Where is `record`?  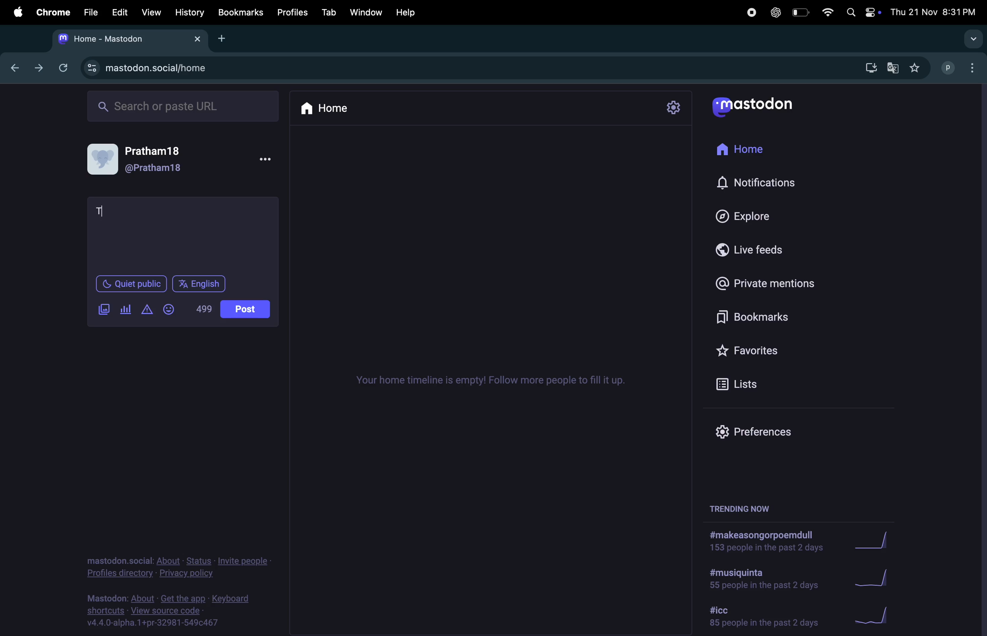
record is located at coordinates (748, 11).